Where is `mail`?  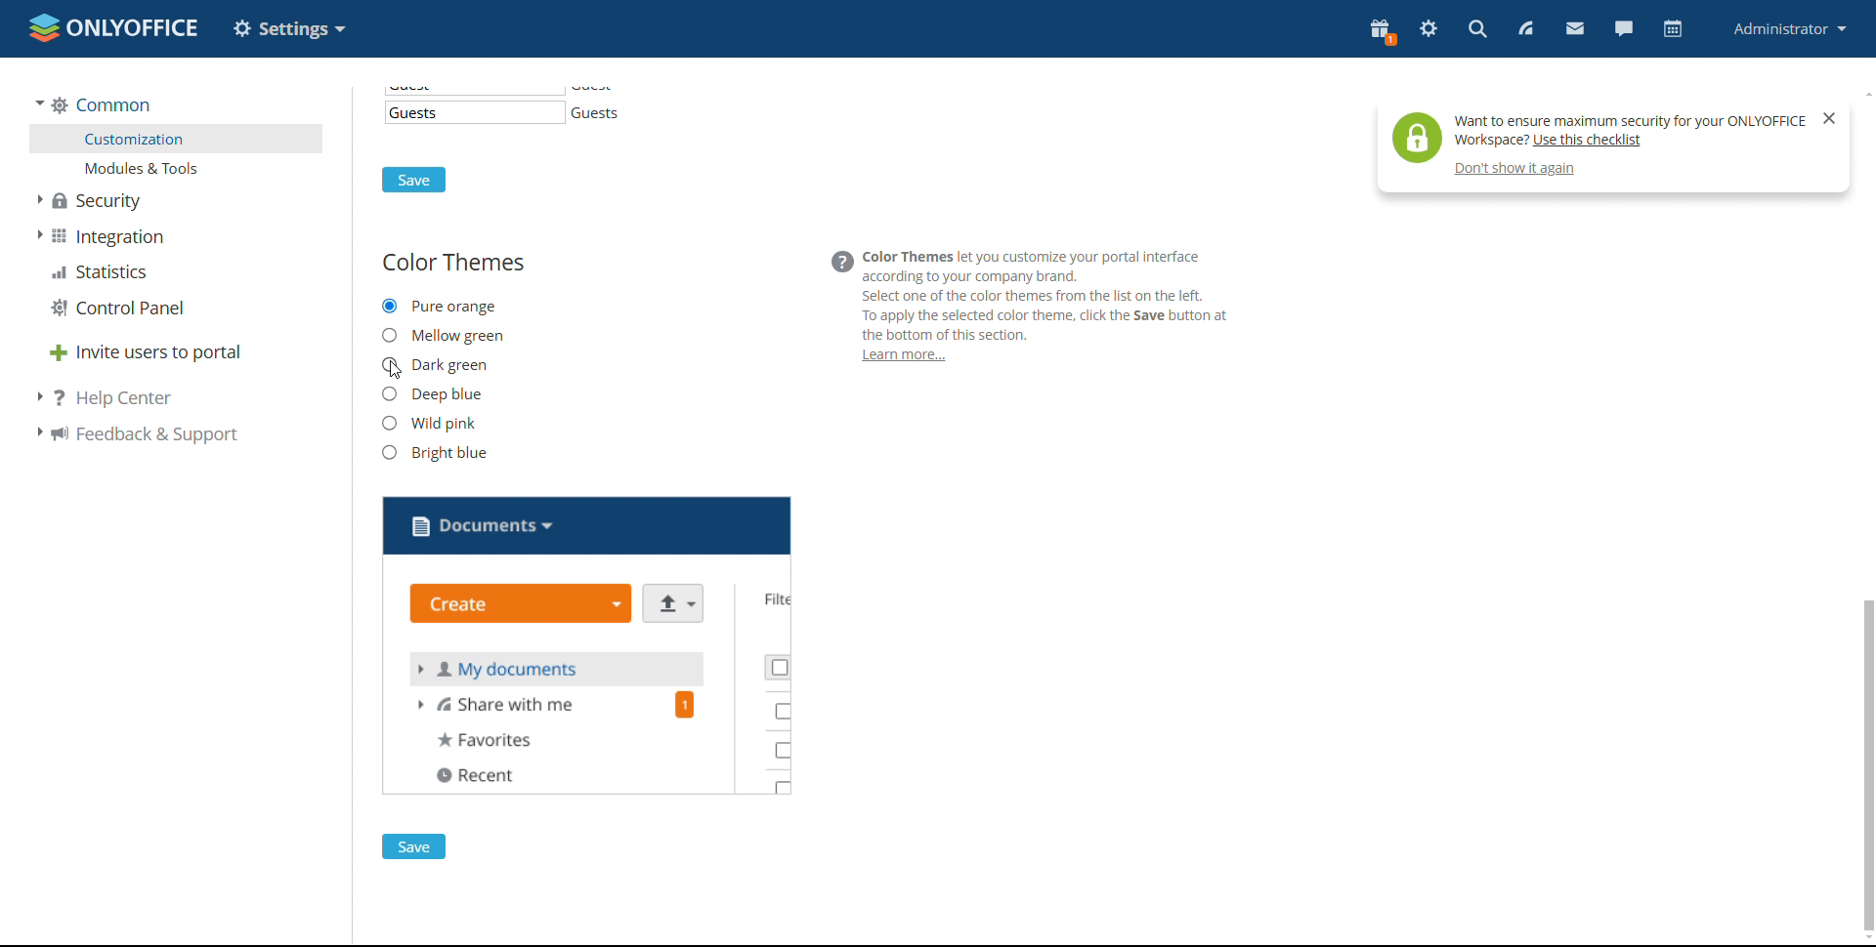
mail is located at coordinates (1575, 28).